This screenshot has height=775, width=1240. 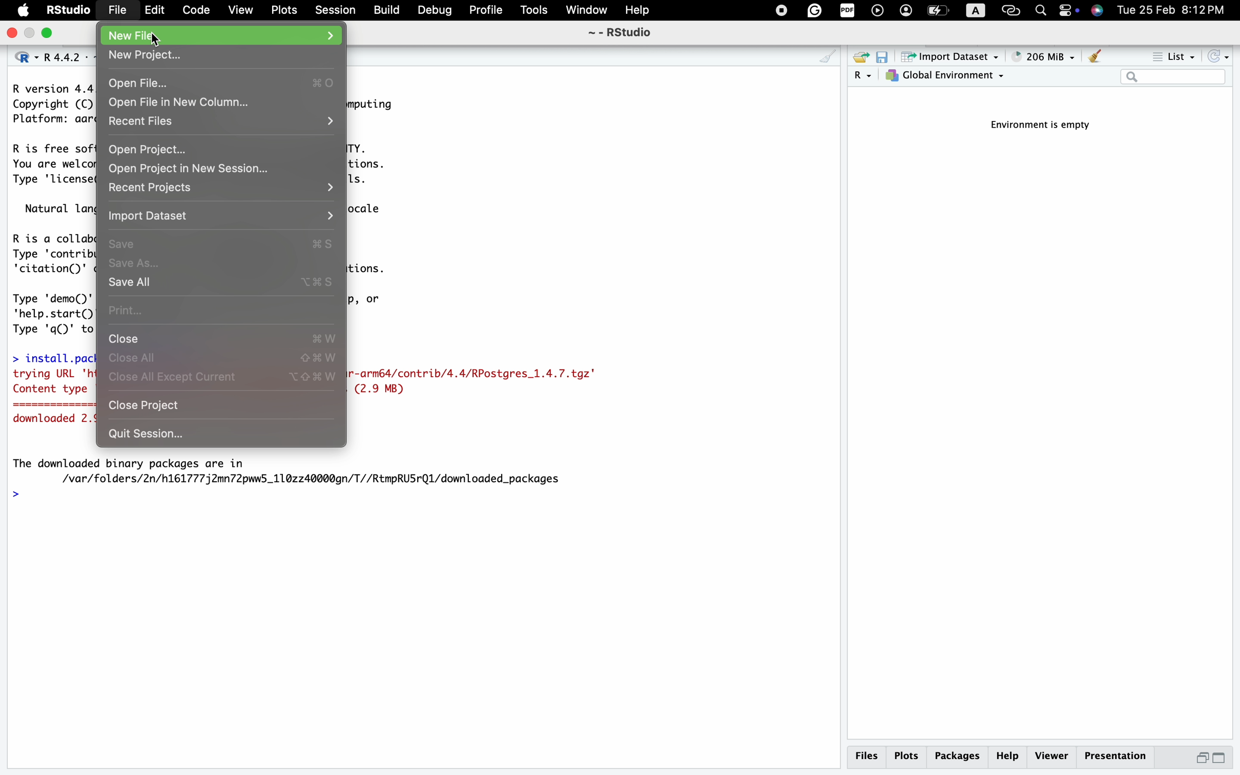 What do you see at coordinates (877, 12) in the screenshot?
I see `play` at bounding box center [877, 12].